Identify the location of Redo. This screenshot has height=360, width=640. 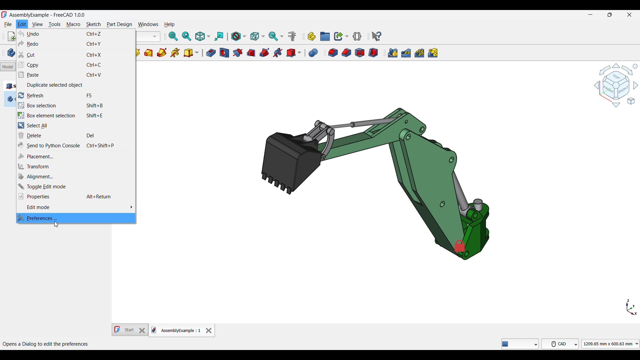
(76, 44).